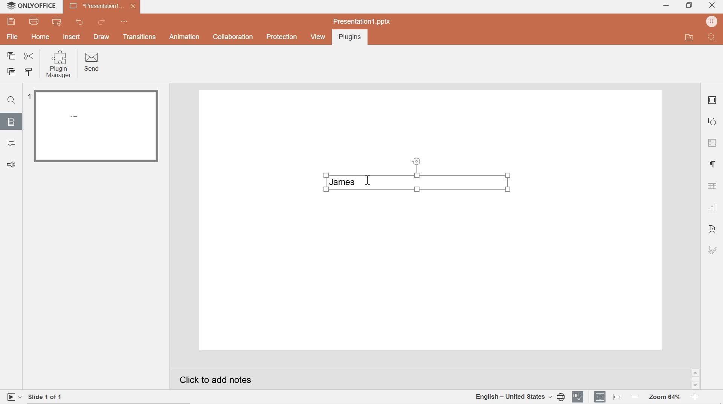 This screenshot has height=404, width=723. Describe the element at coordinates (713, 250) in the screenshot. I see `signature` at that location.